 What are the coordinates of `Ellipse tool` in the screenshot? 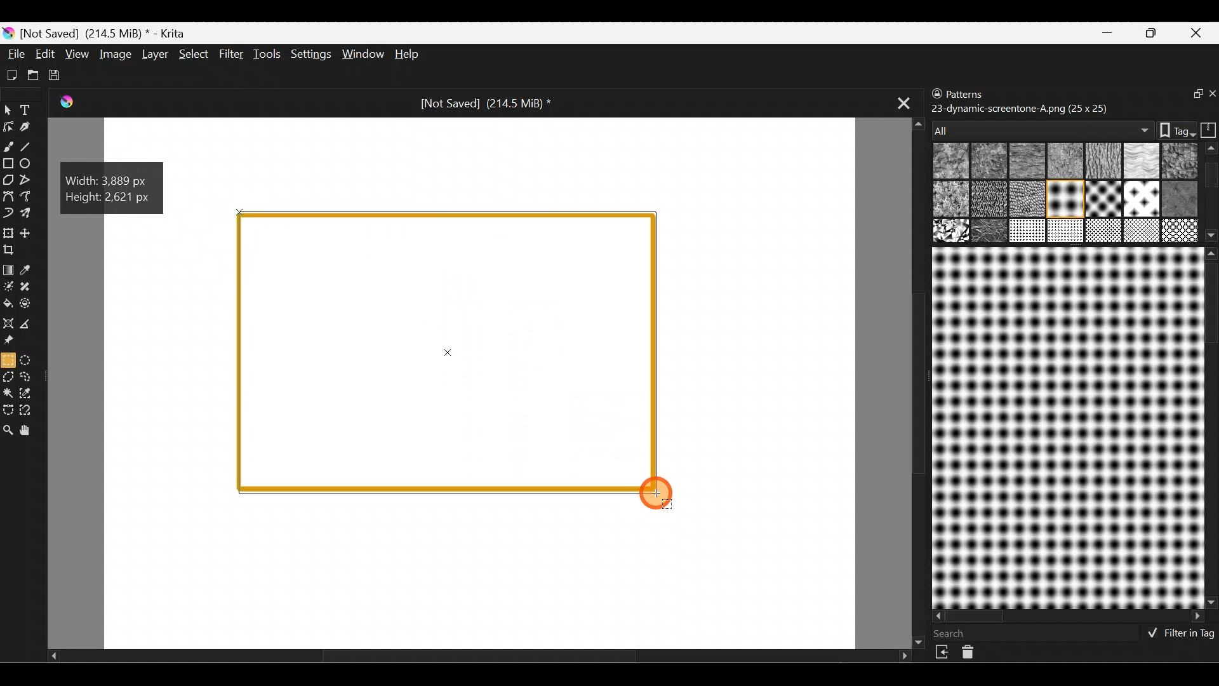 It's located at (31, 163).